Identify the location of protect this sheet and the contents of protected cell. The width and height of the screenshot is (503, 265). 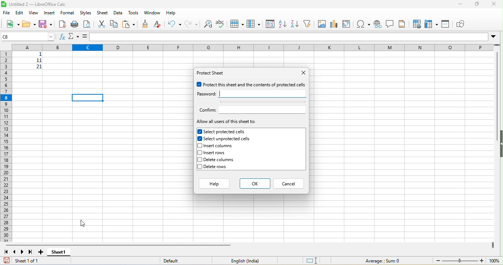
(251, 84).